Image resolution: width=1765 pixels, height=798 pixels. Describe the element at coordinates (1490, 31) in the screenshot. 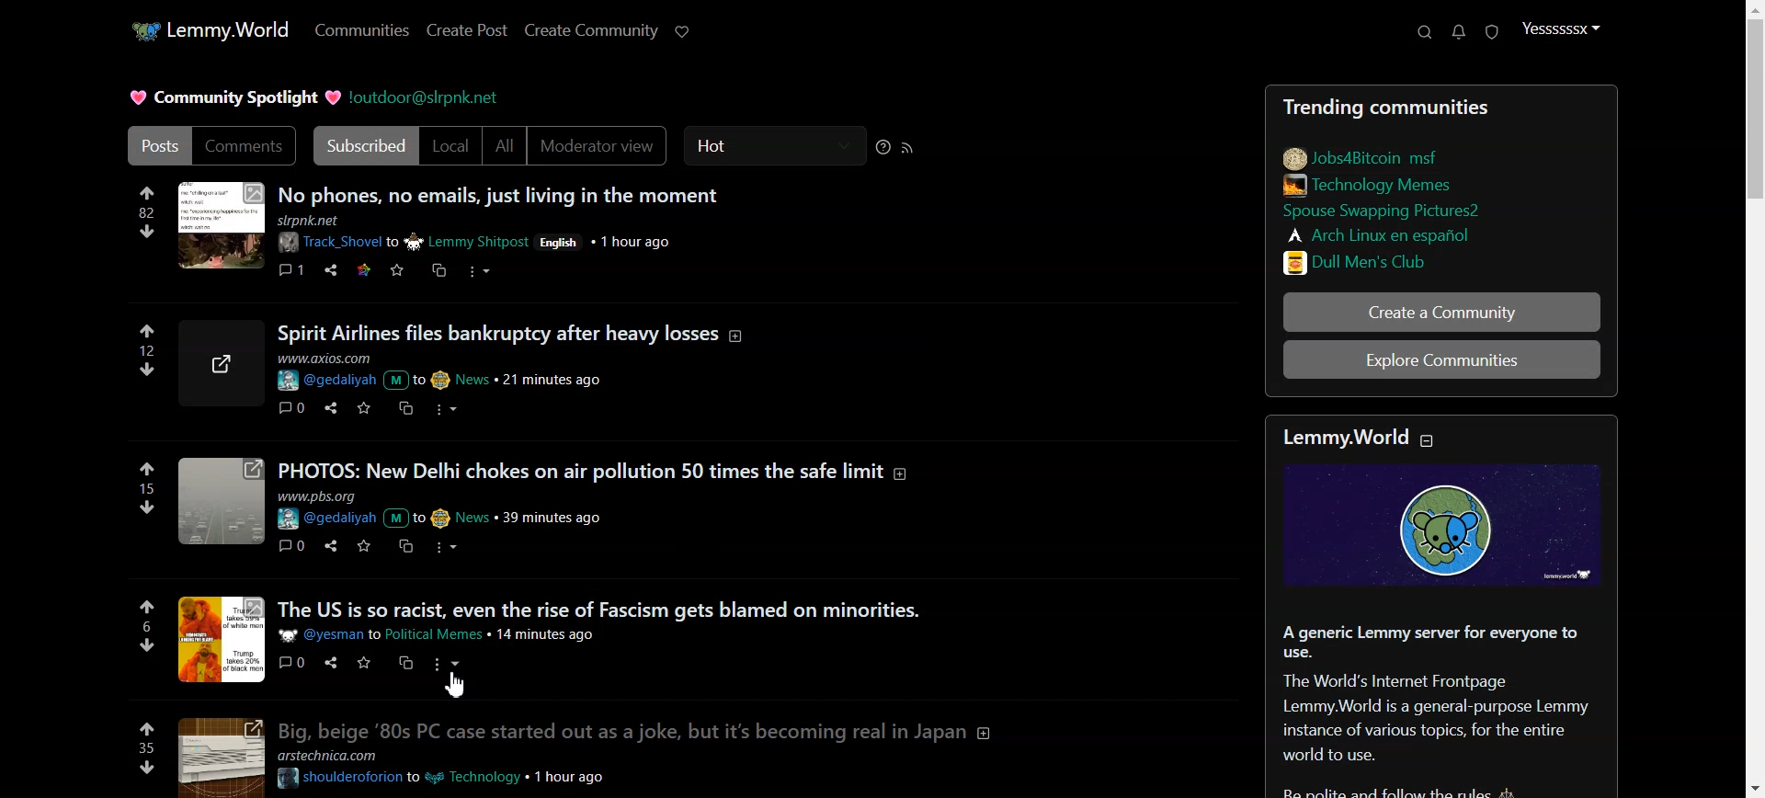

I see `Unread report` at that location.